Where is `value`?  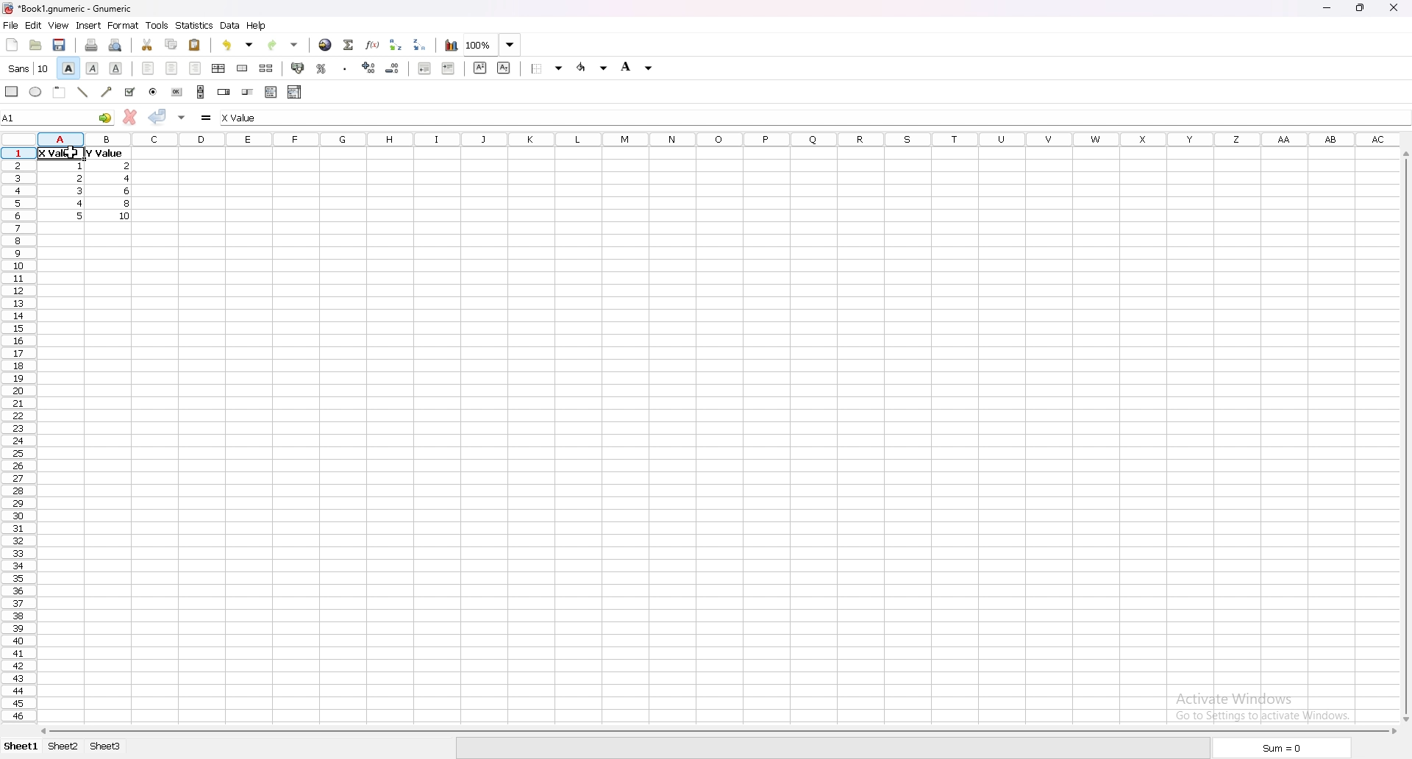 value is located at coordinates (82, 203).